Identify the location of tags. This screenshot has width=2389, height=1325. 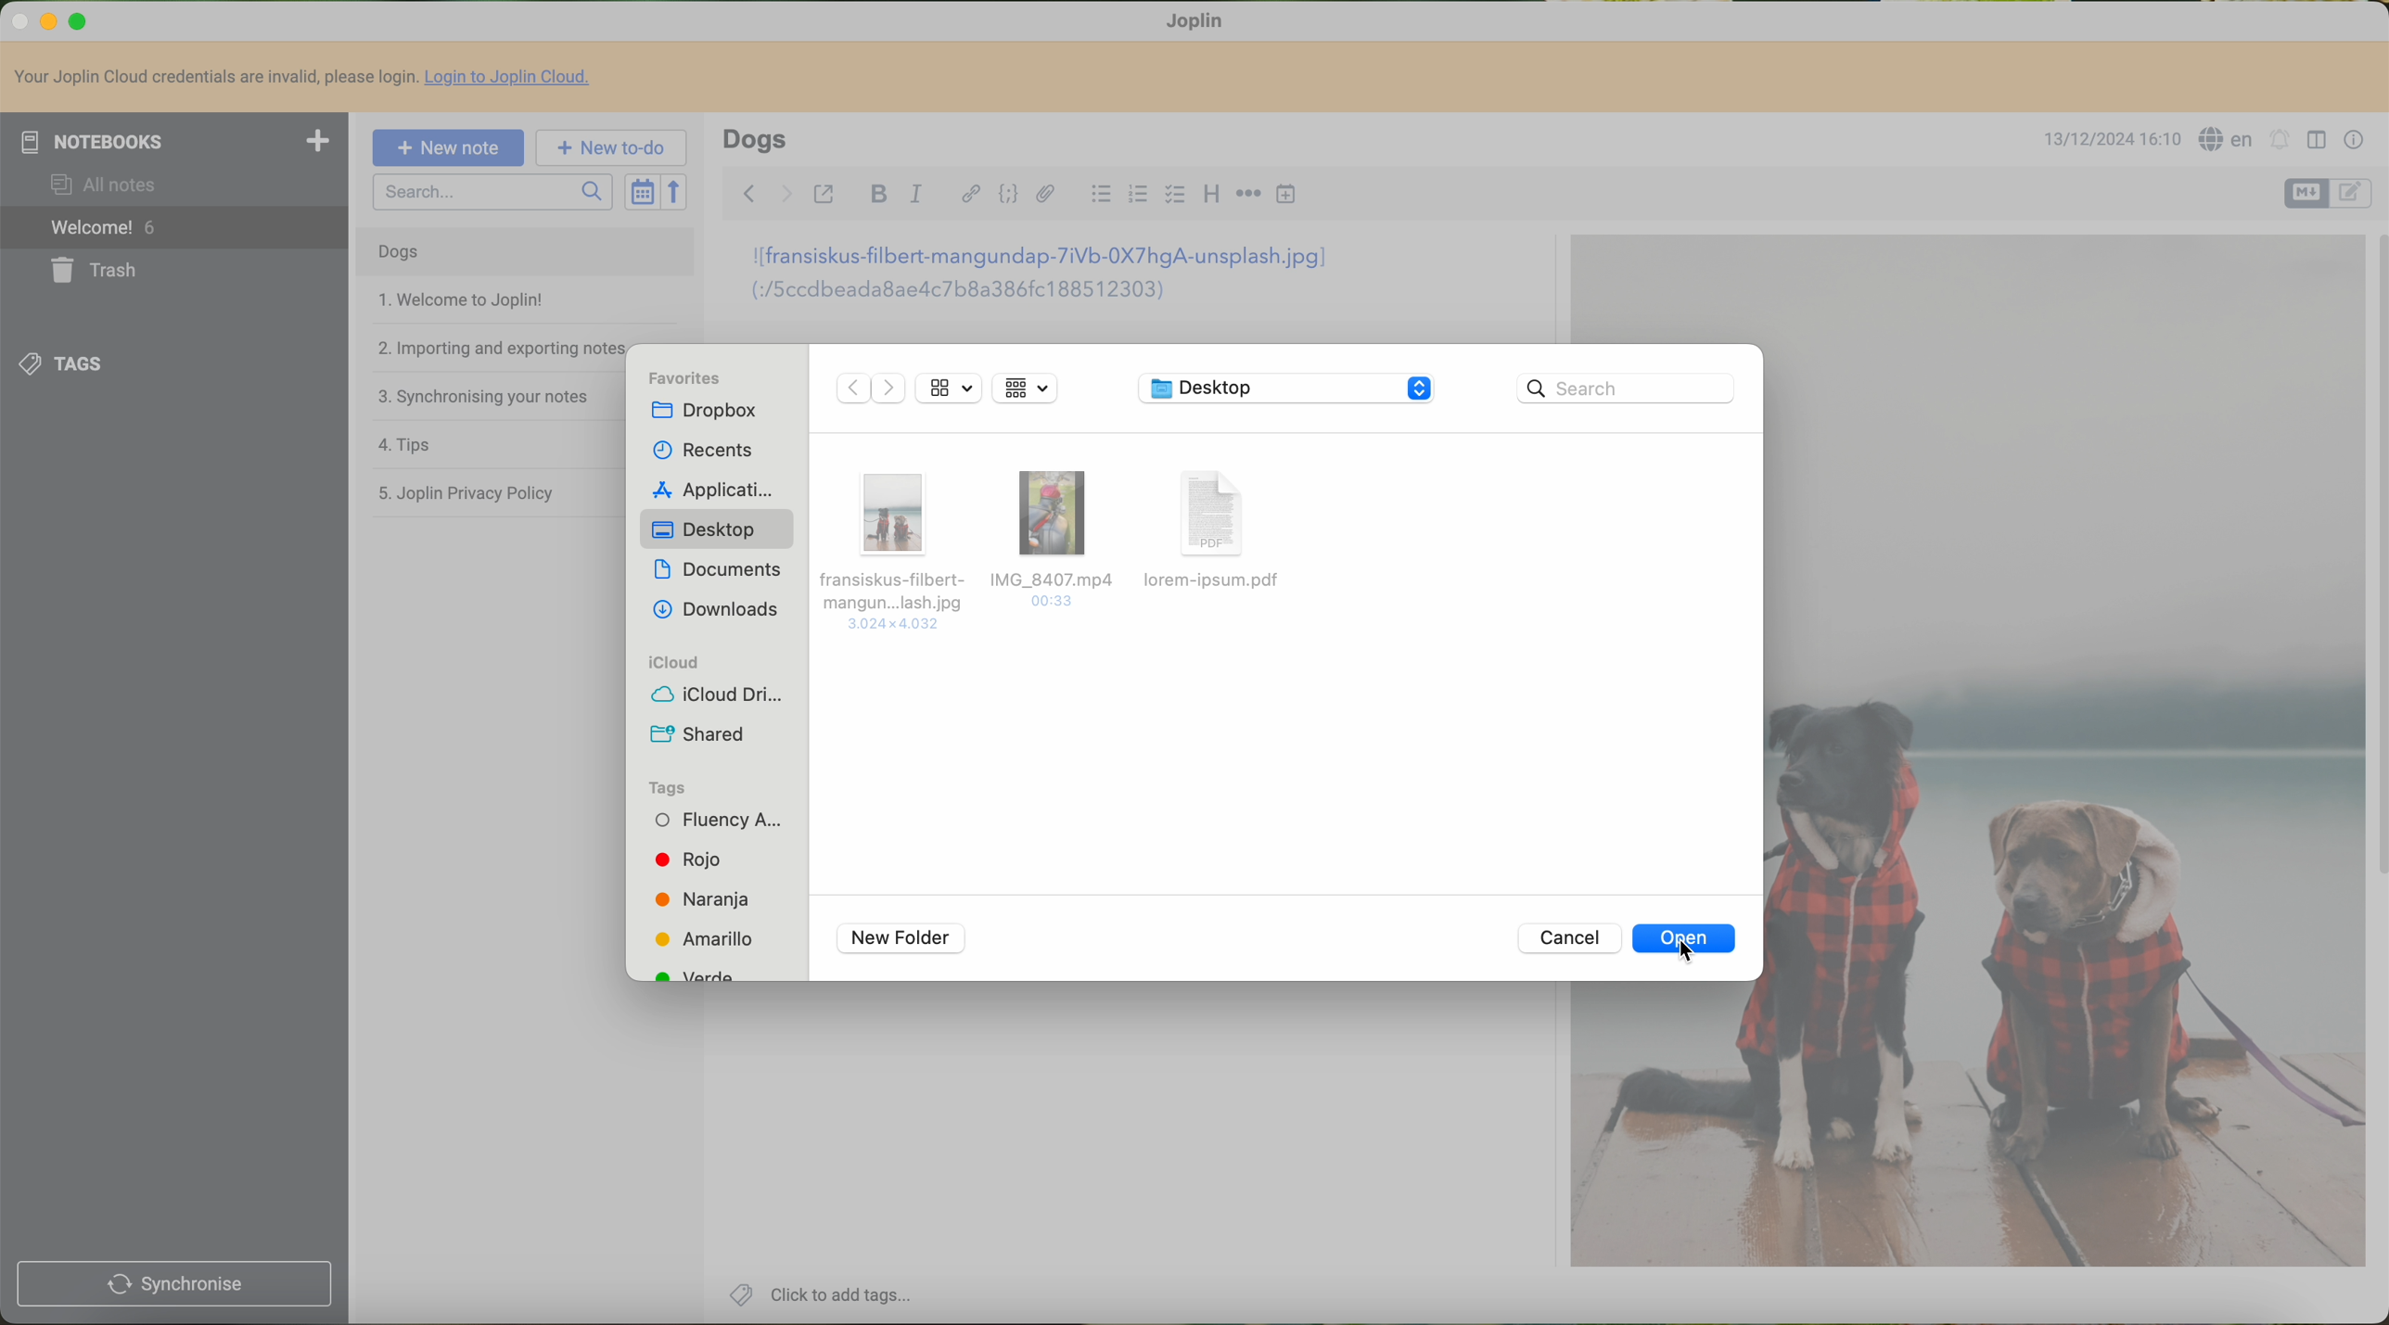
(673, 787).